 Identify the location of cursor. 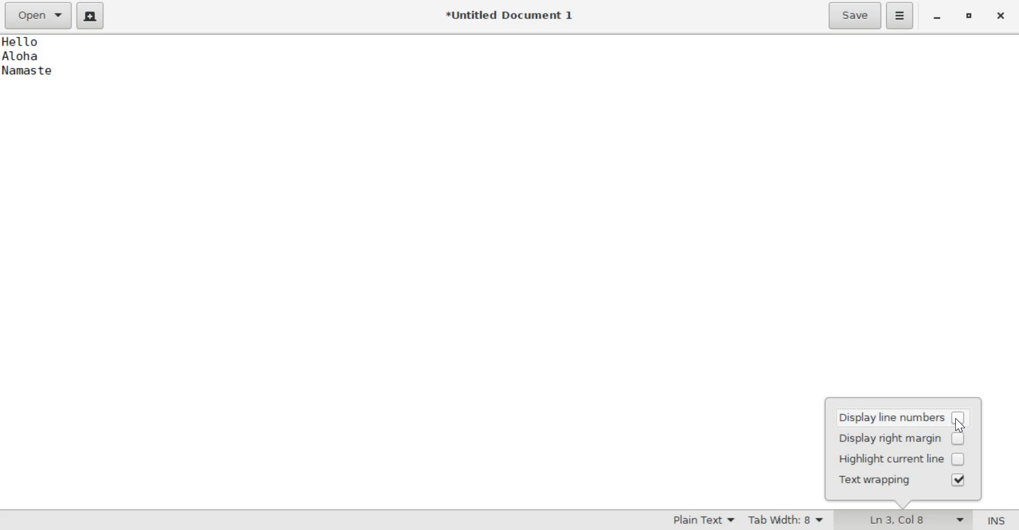
(958, 426).